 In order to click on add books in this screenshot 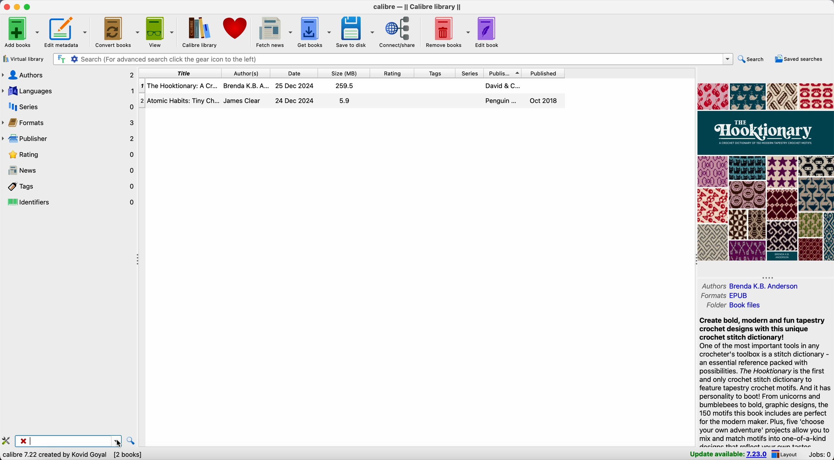, I will do `click(21, 33)`.